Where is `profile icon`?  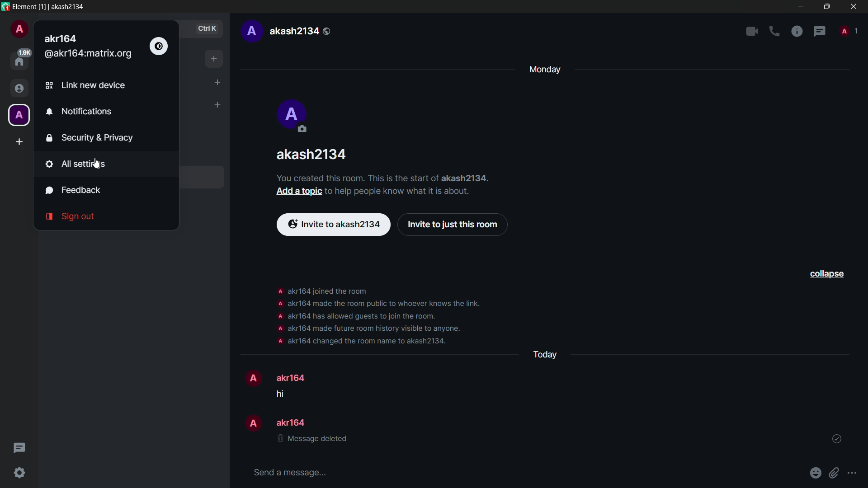
profile icon is located at coordinates (18, 115).